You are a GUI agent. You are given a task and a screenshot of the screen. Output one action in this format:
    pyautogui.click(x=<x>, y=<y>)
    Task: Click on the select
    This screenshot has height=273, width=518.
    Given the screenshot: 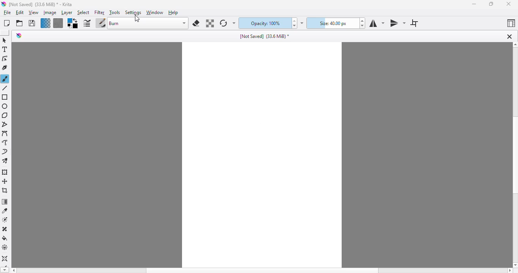 What is the action you would take?
    pyautogui.click(x=83, y=13)
    